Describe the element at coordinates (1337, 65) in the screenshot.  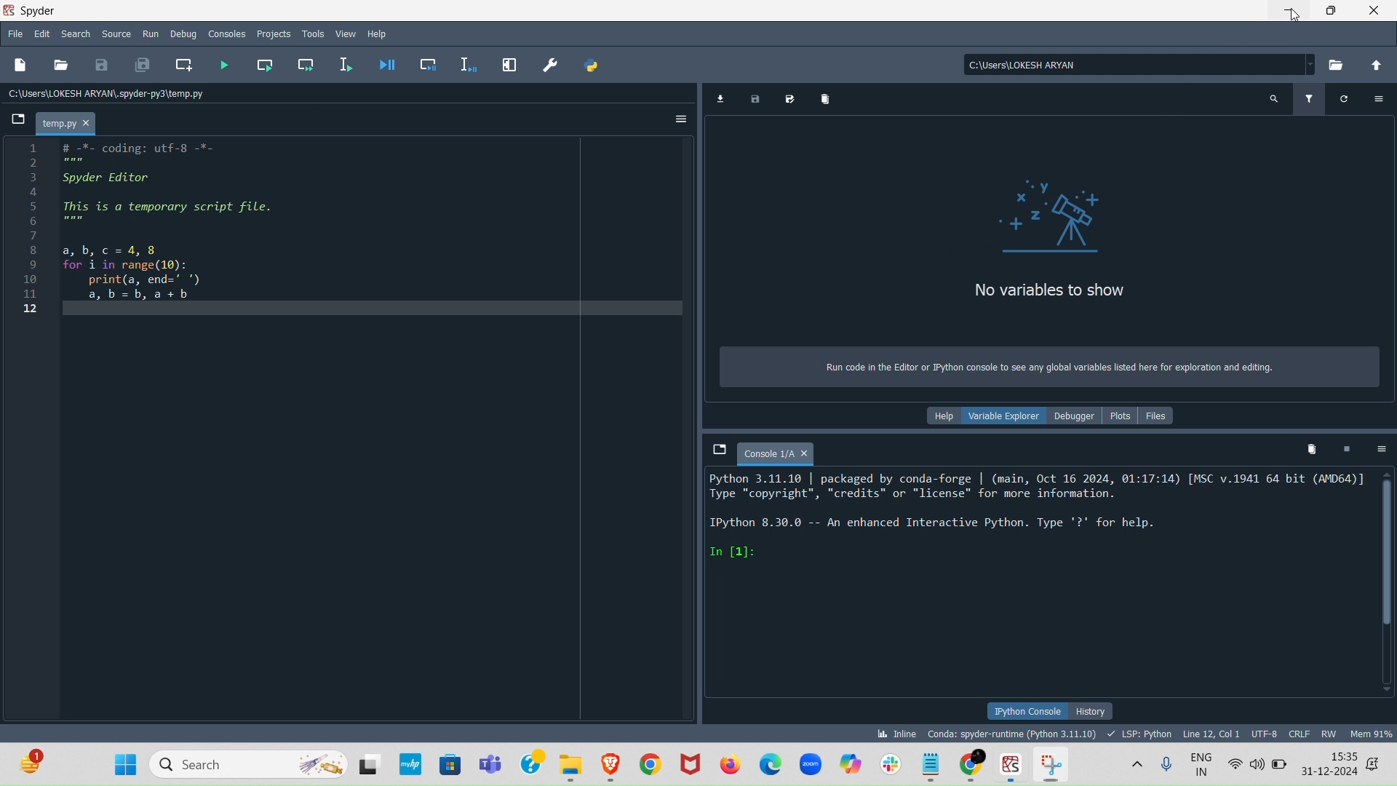
I see `Browse a working directory` at that location.